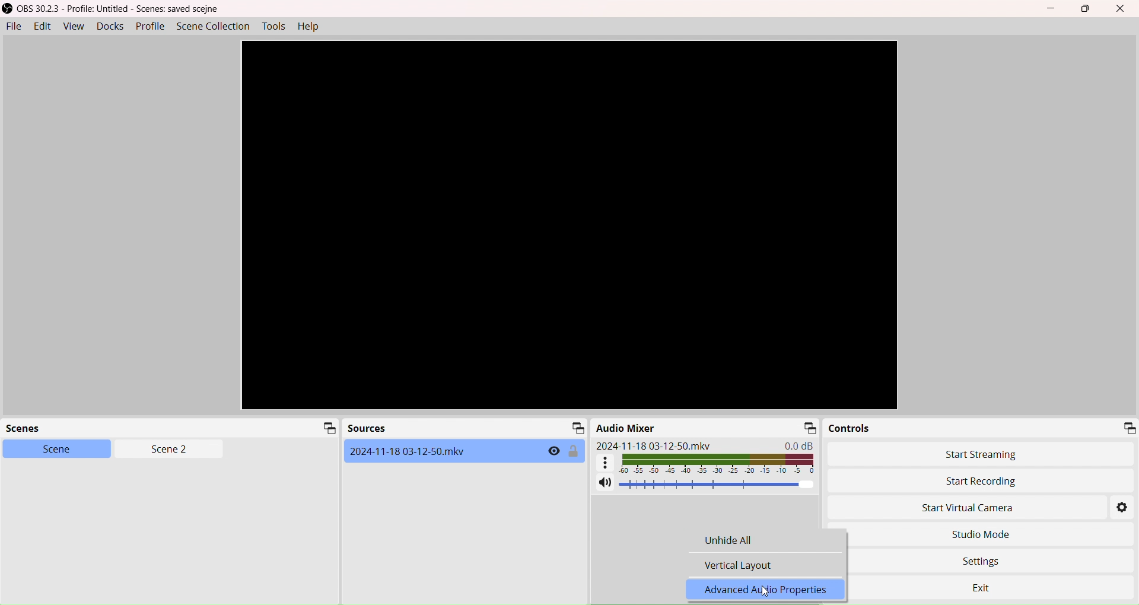 The image size is (1139, 605). What do you see at coordinates (164, 450) in the screenshot?
I see `Scene 2` at bounding box center [164, 450].